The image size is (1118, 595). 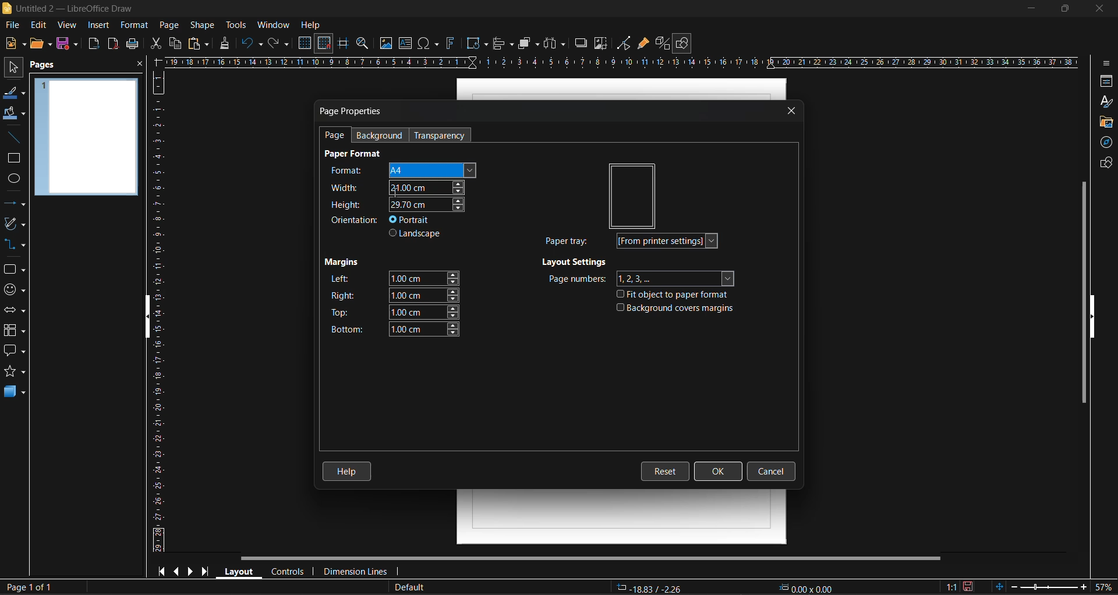 I want to click on properties, so click(x=1105, y=80).